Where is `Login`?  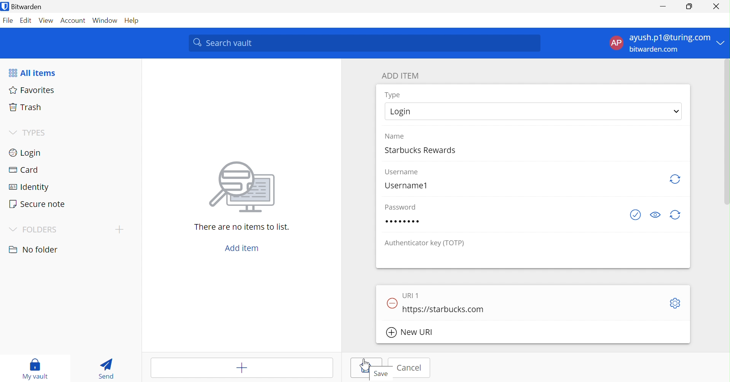 Login is located at coordinates (24, 154).